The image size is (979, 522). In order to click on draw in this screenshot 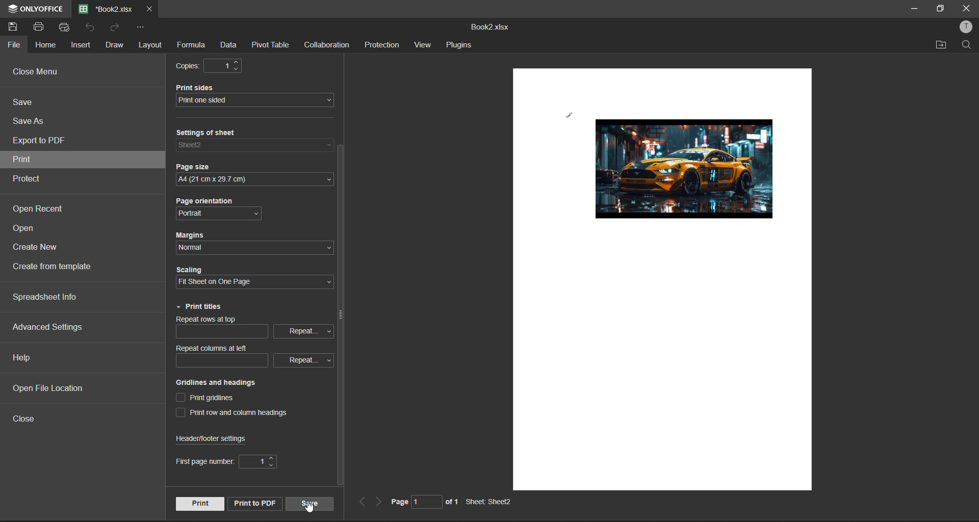, I will do `click(115, 45)`.